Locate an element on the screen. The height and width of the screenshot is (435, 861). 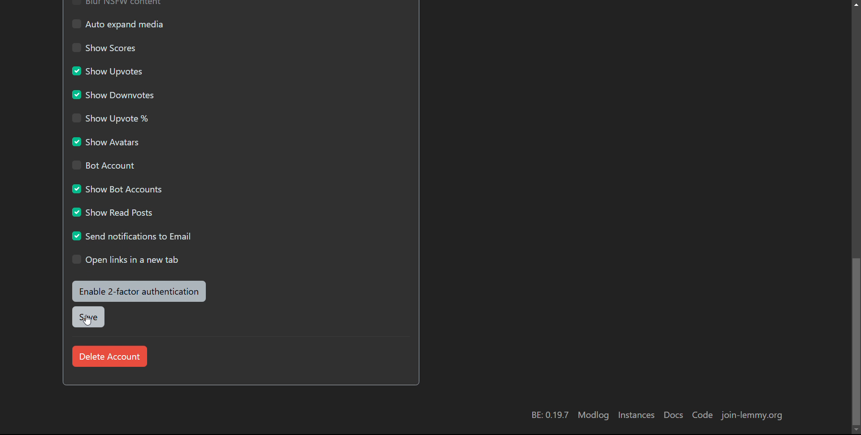
bot account is located at coordinates (101, 165).